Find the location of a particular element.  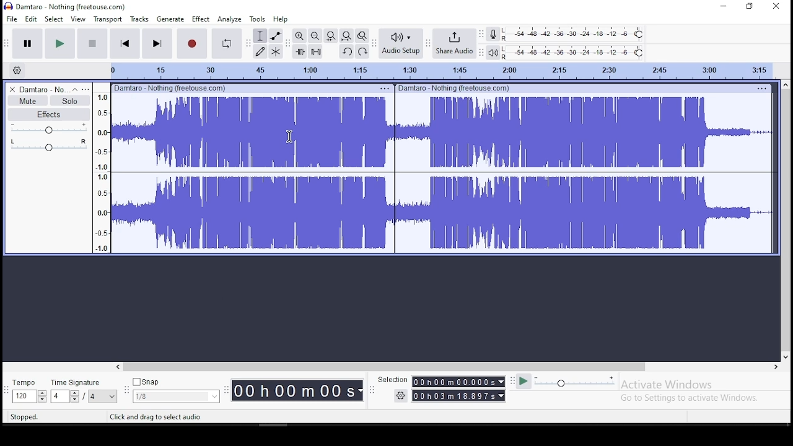

file is located at coordinates (11, 18).